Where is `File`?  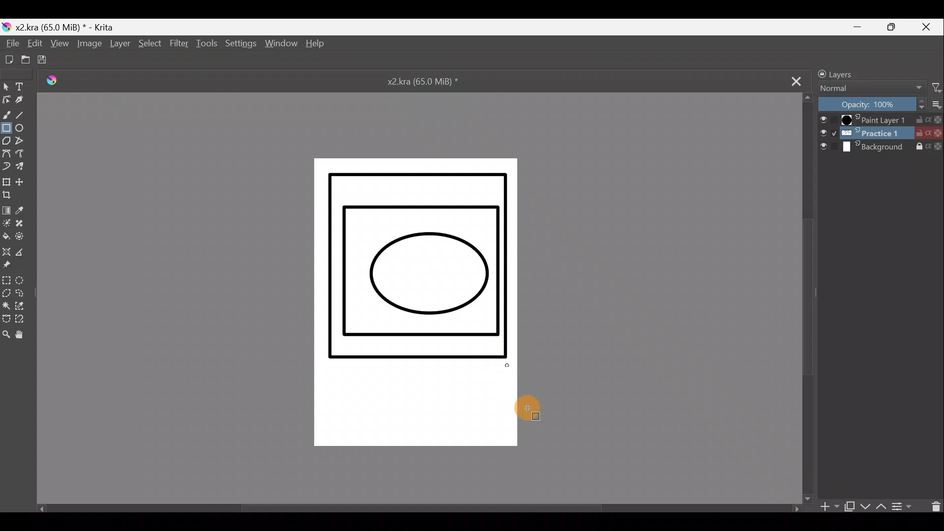
File is located at coordinates (10, 42).